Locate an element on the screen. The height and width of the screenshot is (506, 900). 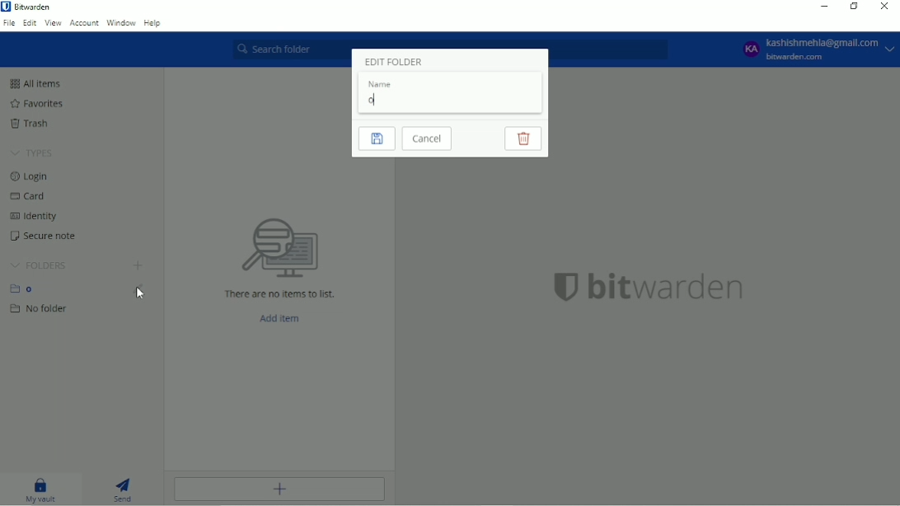
Bitwarden is located at coordinates (30, 7).